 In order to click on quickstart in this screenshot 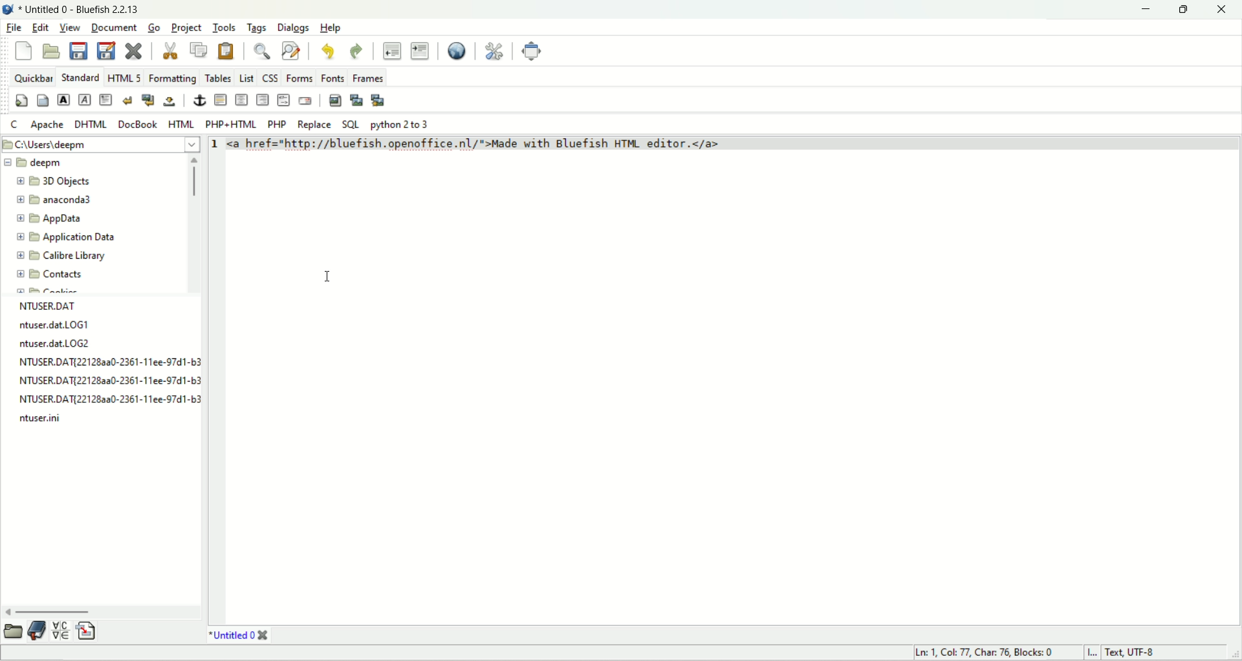, I will do `click(21, 101)`.